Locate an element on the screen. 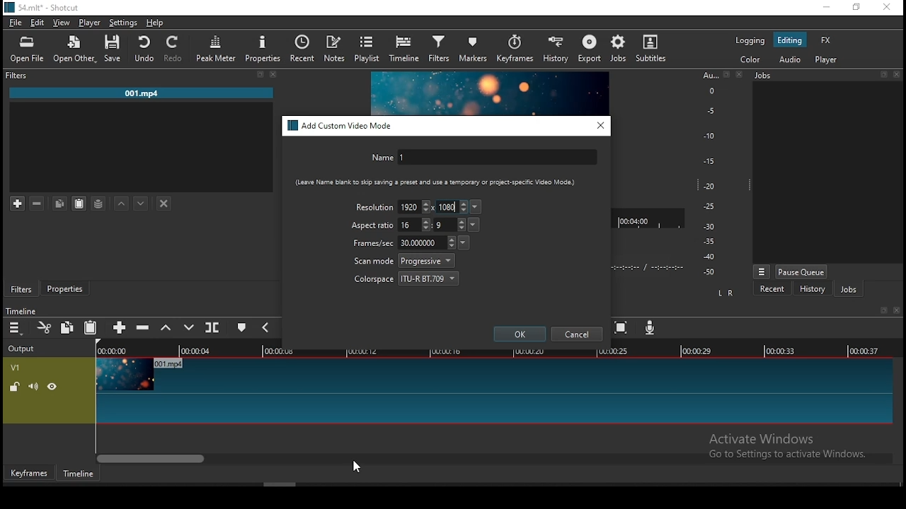 Image resolution: width=906 pixels, height=509 pixels. icon and file name is located at coordinates (44, 6).